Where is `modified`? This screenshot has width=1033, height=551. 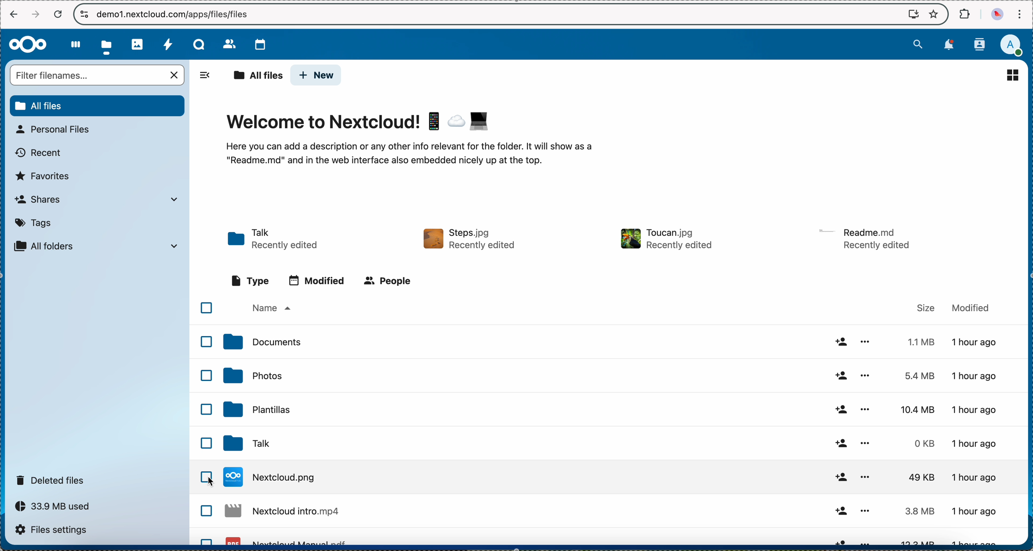 modified is located at coordinates (972, 307).